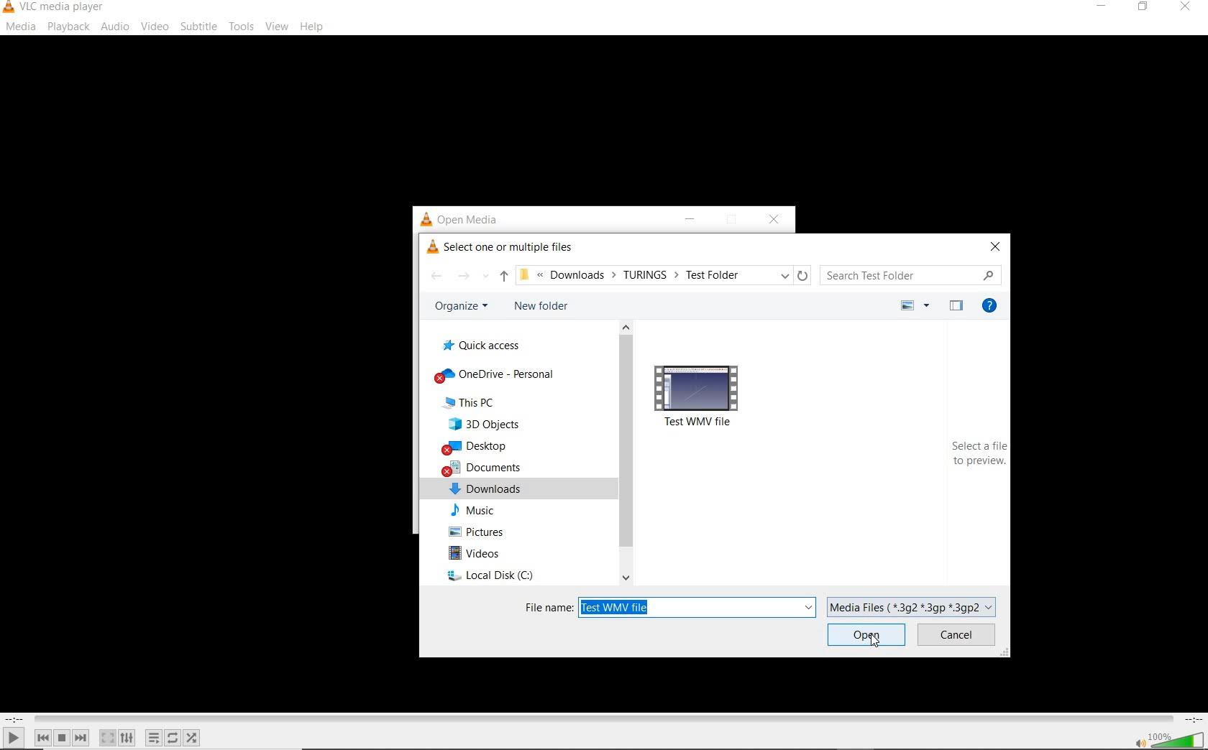 The image size is (1208, 750). Describe the element at coordinates (957, 307) in the screenshot. I see `hide the preview pane` at that location.